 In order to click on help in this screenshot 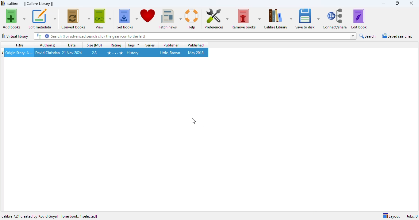, I will do `click(192, 19)`.